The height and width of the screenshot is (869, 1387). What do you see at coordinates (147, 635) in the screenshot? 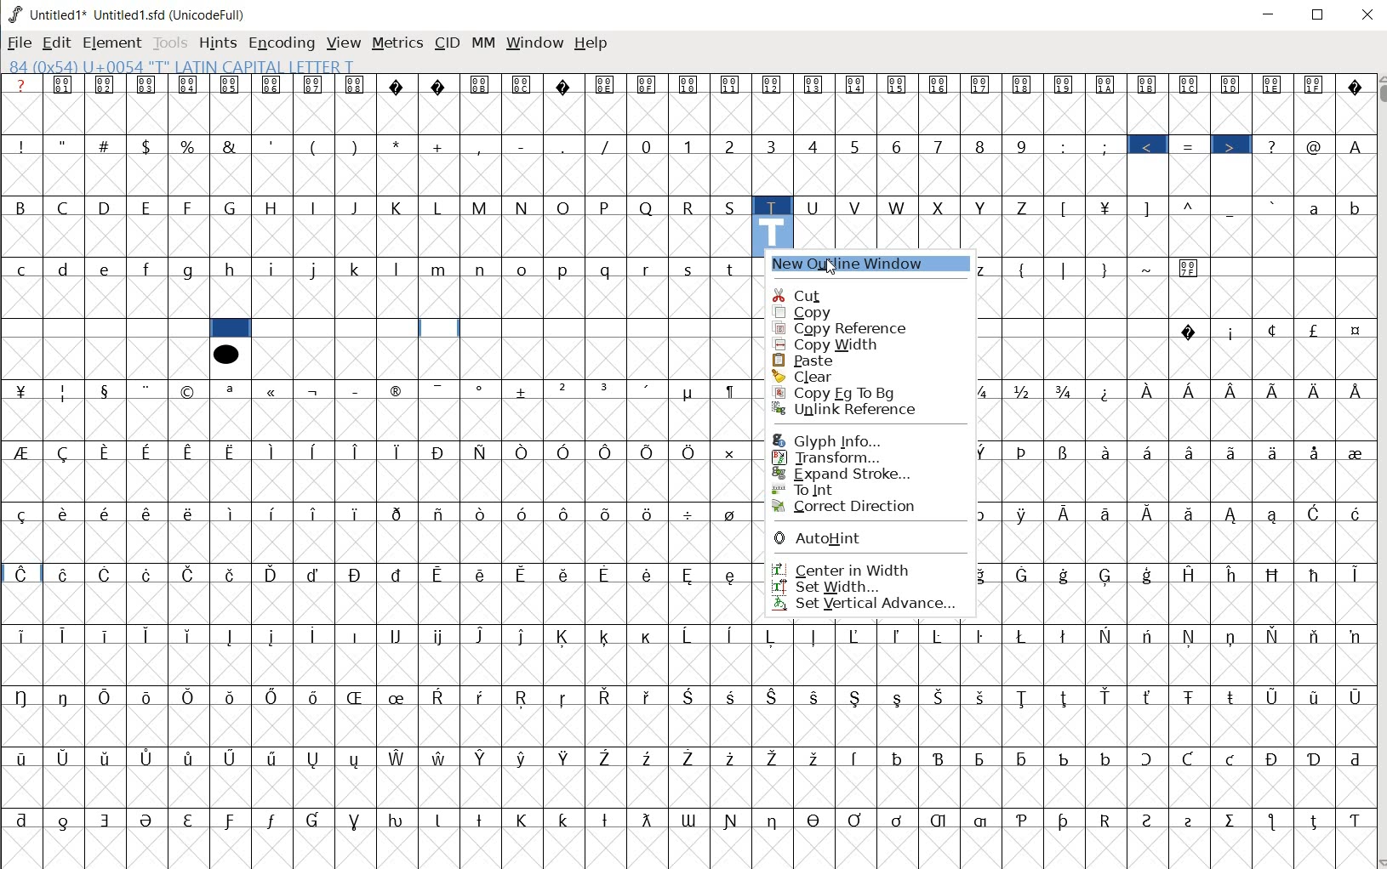
I see `Symbol` at bounding box center [147, 635].